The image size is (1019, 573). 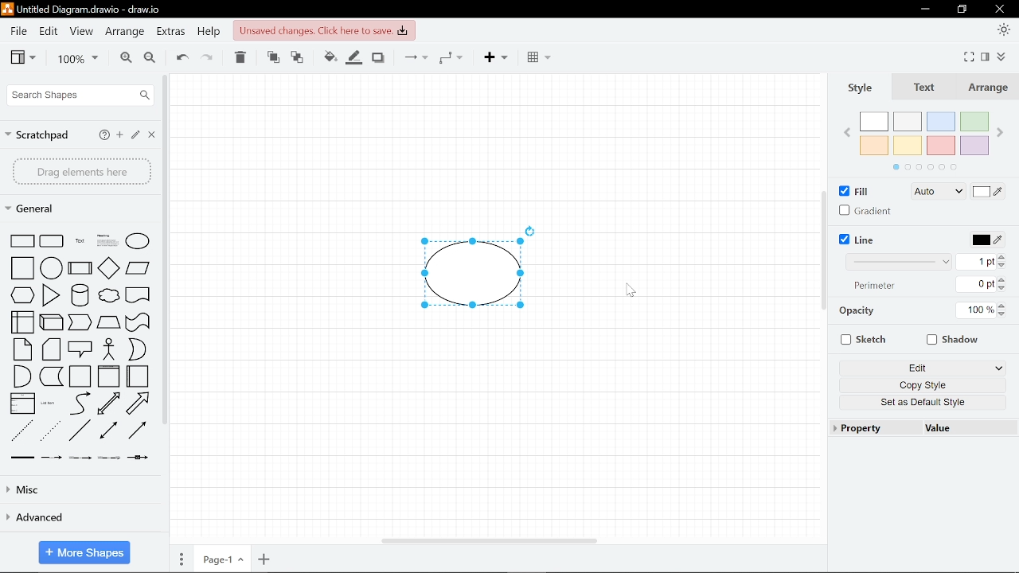 What do you see at coordinates (139, 268) in the screenshot?
I see `parallelogram` at bounding box center [139, 268].